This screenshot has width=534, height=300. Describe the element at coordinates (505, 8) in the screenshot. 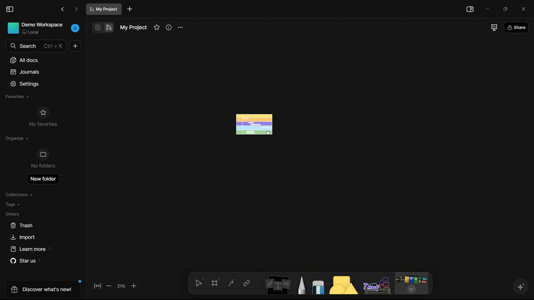

I see `maximize or restore` at that location.